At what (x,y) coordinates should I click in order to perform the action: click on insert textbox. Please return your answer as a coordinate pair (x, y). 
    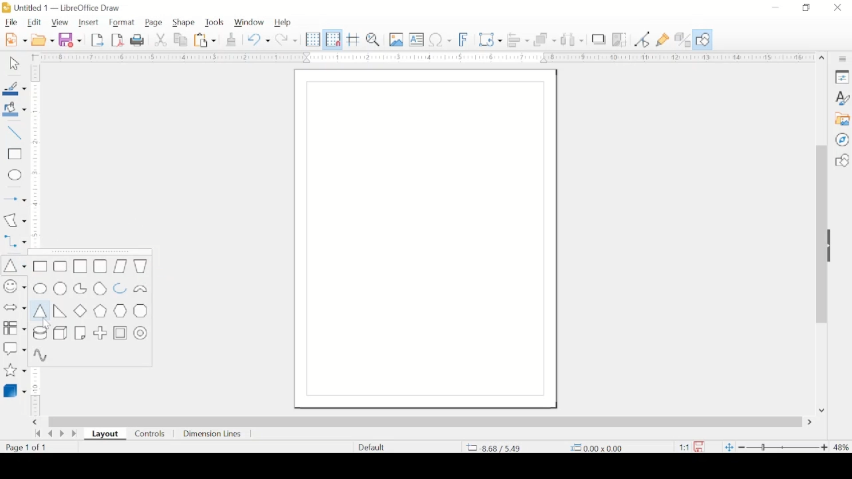
    Looking at the image, I should click on (416, 39).